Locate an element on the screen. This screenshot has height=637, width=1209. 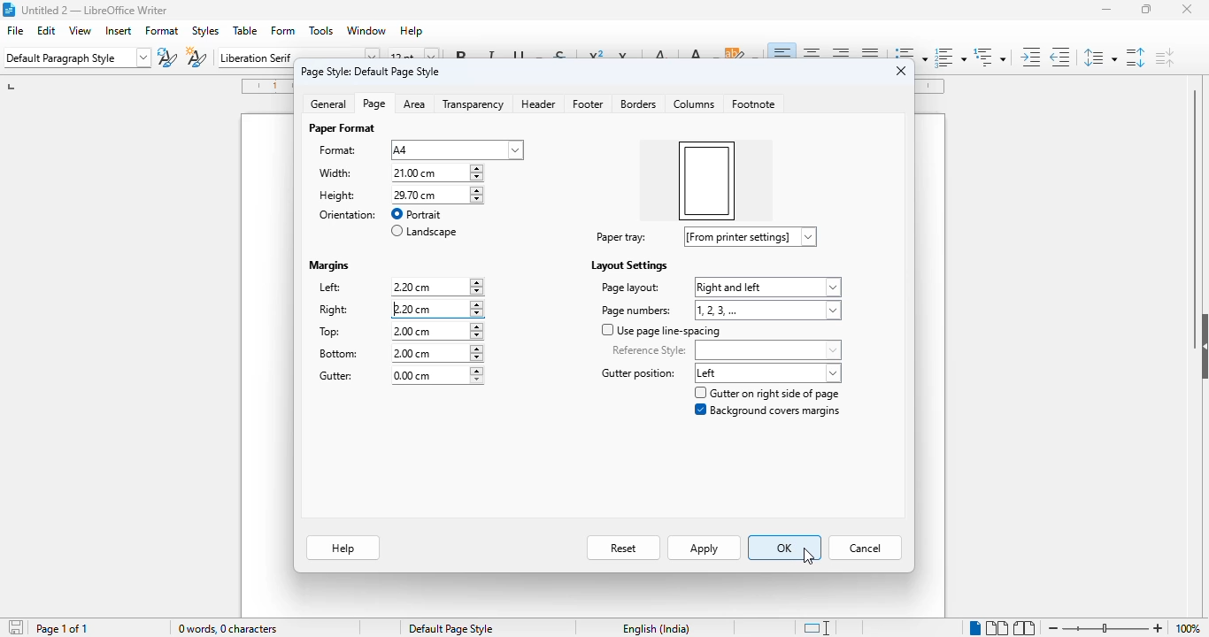
page layout options is located at coordinates (769, 286).